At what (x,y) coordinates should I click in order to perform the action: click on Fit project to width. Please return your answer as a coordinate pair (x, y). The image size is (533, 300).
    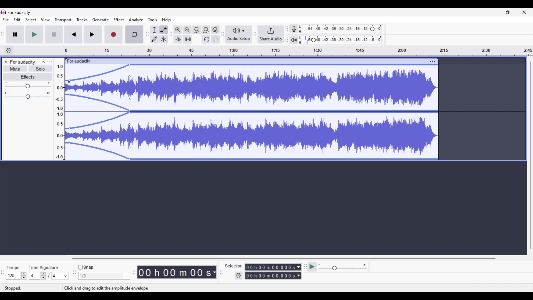
    Looking at the image, I should click on (207, 30).